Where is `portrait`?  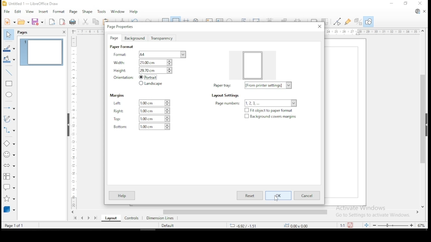
portrait is located at coordinates (150, 77).